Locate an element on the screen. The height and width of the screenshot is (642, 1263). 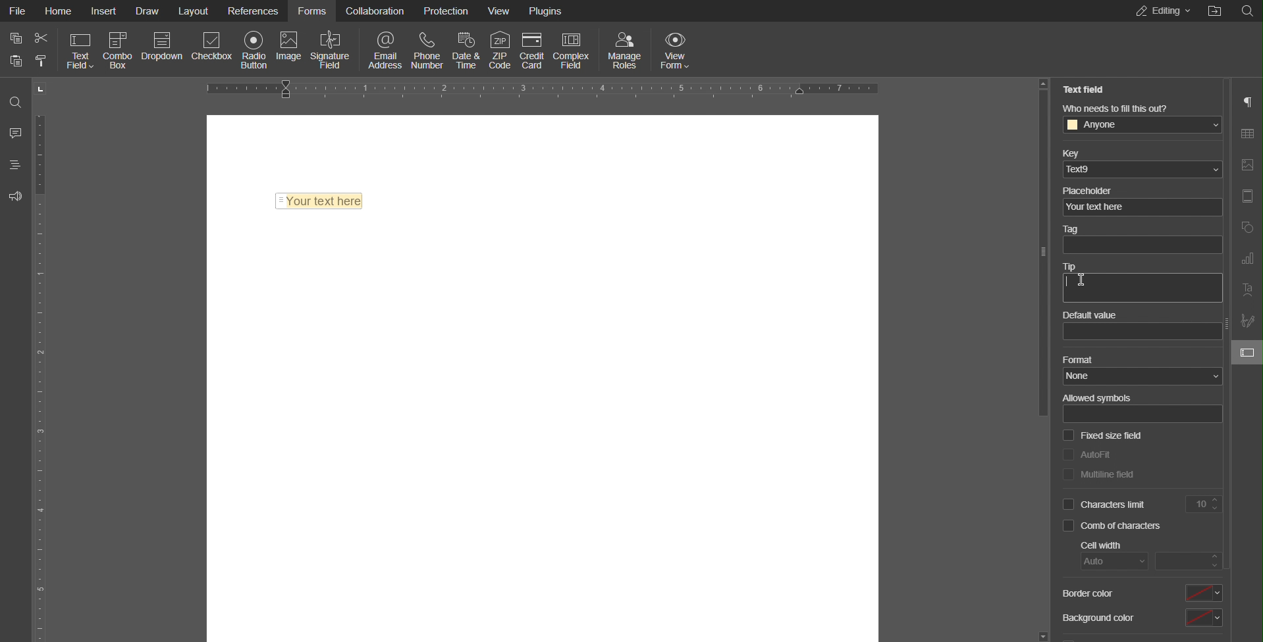
Plugins is located at coordinates (548, 10).